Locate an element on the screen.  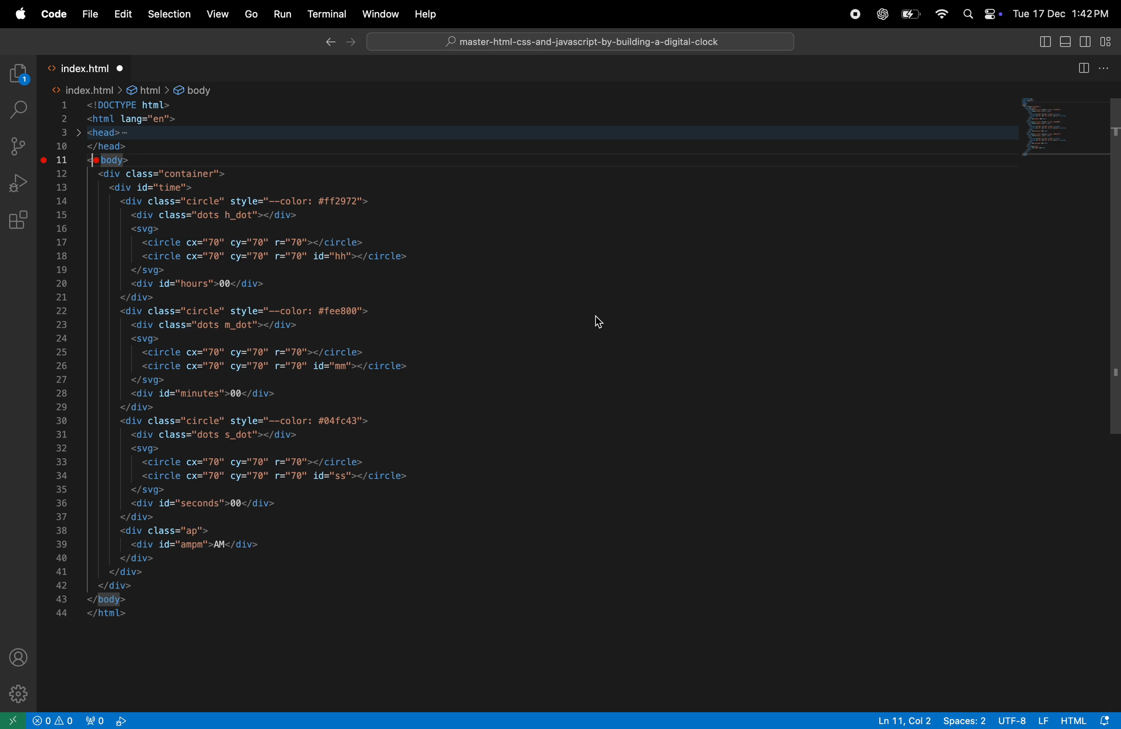
Next is located at coordinates (352, 44).